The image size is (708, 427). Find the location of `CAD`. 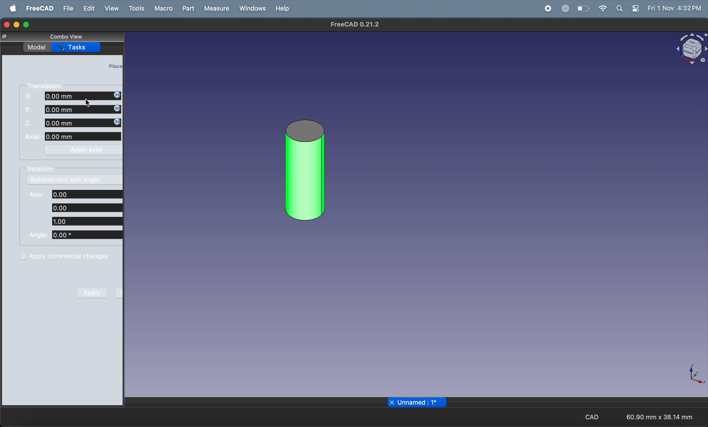

CAD is located at coordinates (588, 416).